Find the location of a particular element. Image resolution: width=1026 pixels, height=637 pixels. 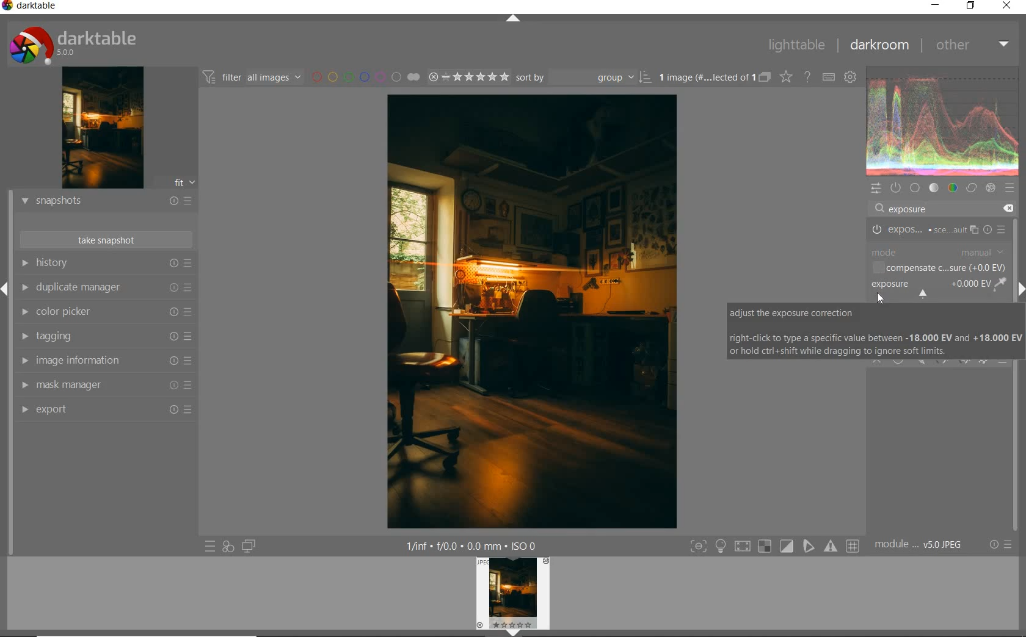

close is located at coordinates (1007, 5).